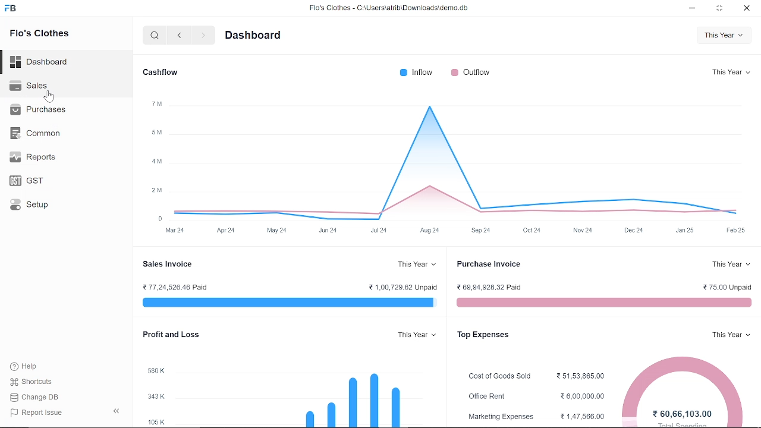  What do you see at coordinates (693, 10) in the screenshot?
I see `minimize` at bounding box center [693, 10].